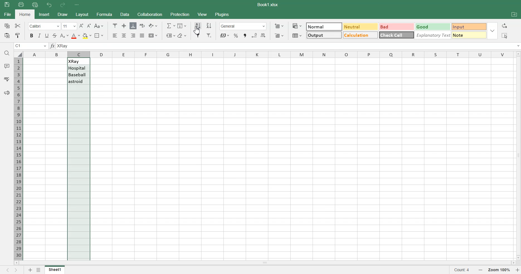 This screenshot has width=521, height=274. What do you see at coordinates (297, 26) in the screenshot?
I see `Conditioning Format` at bounding box center [297, 26].